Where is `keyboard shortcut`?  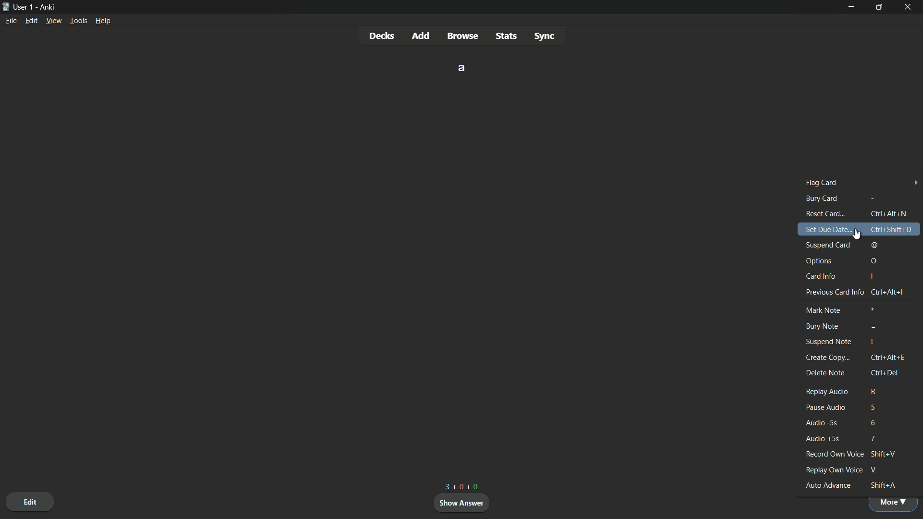 keyboard shortcut is located at coordinates (873, 439).